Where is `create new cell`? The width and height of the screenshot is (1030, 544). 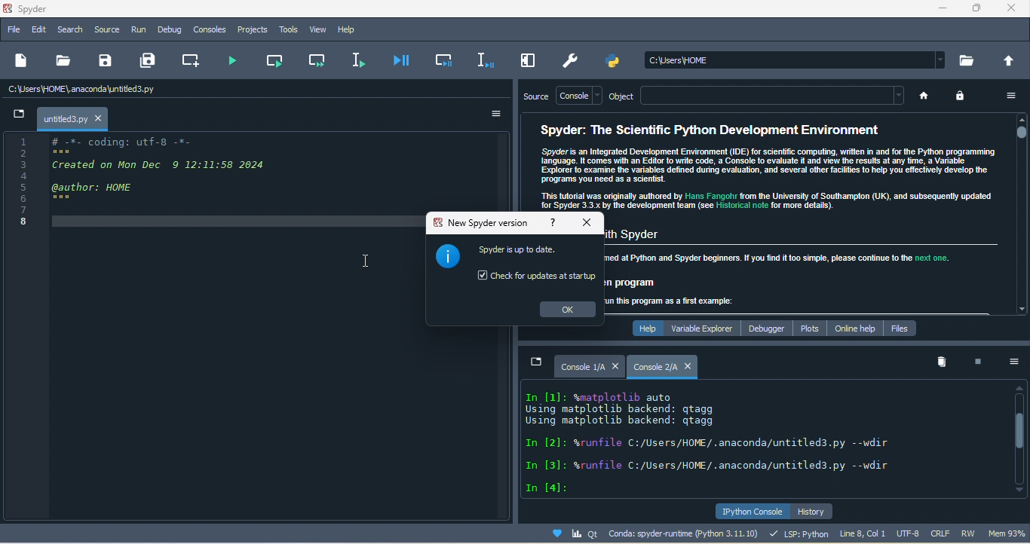
create new cell is located at coordinates (193, 60).